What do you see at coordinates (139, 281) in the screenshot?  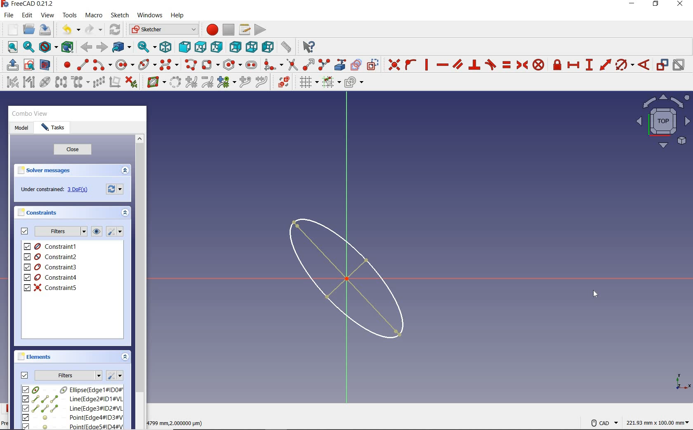 I see `scrollbar` at bounding box center [139, 281].